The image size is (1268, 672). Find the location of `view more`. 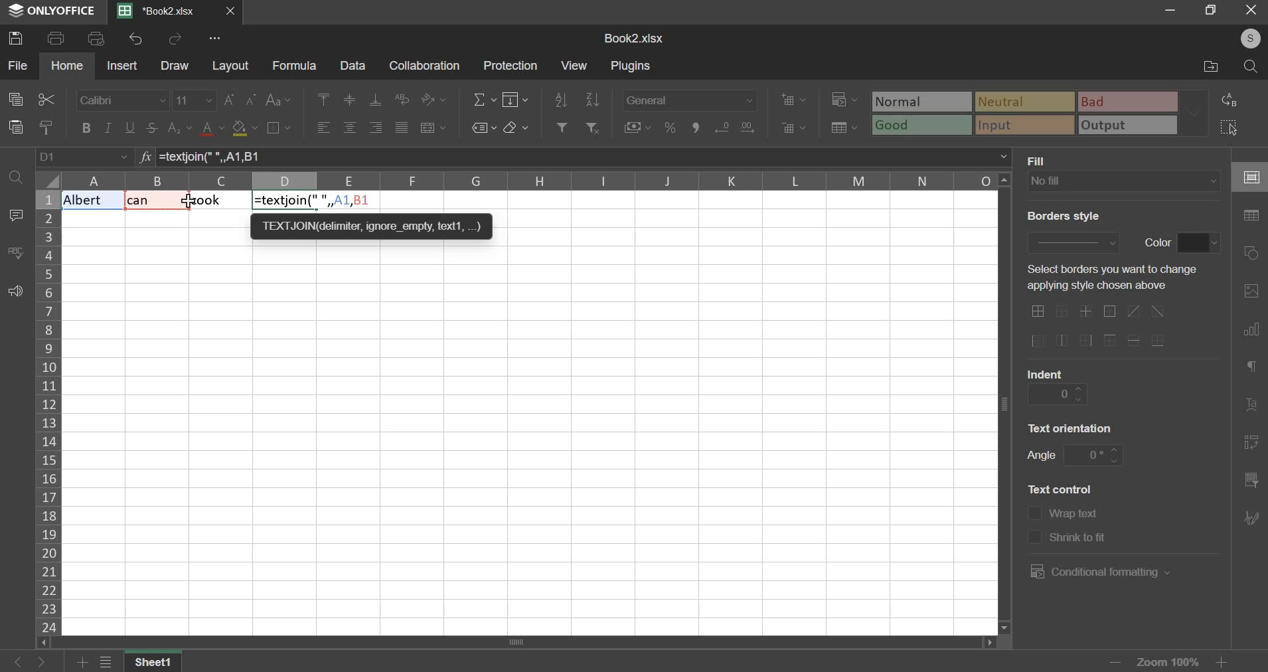

view more is located at coordinates (216, 39).